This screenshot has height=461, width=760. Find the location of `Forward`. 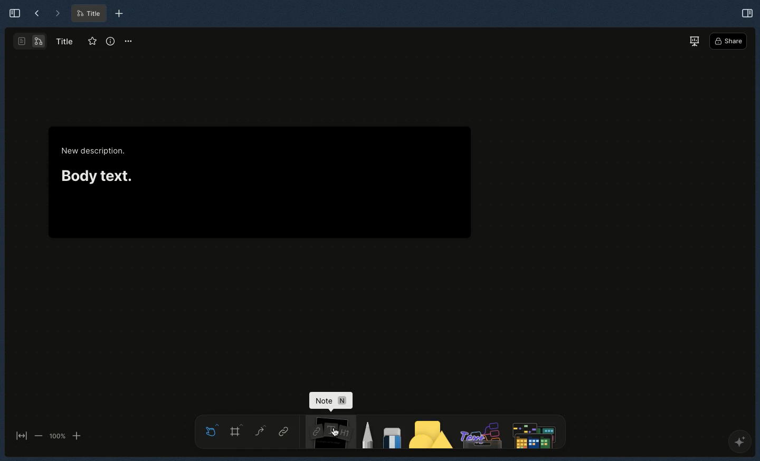

Forward is located at coordinates (57, 14).